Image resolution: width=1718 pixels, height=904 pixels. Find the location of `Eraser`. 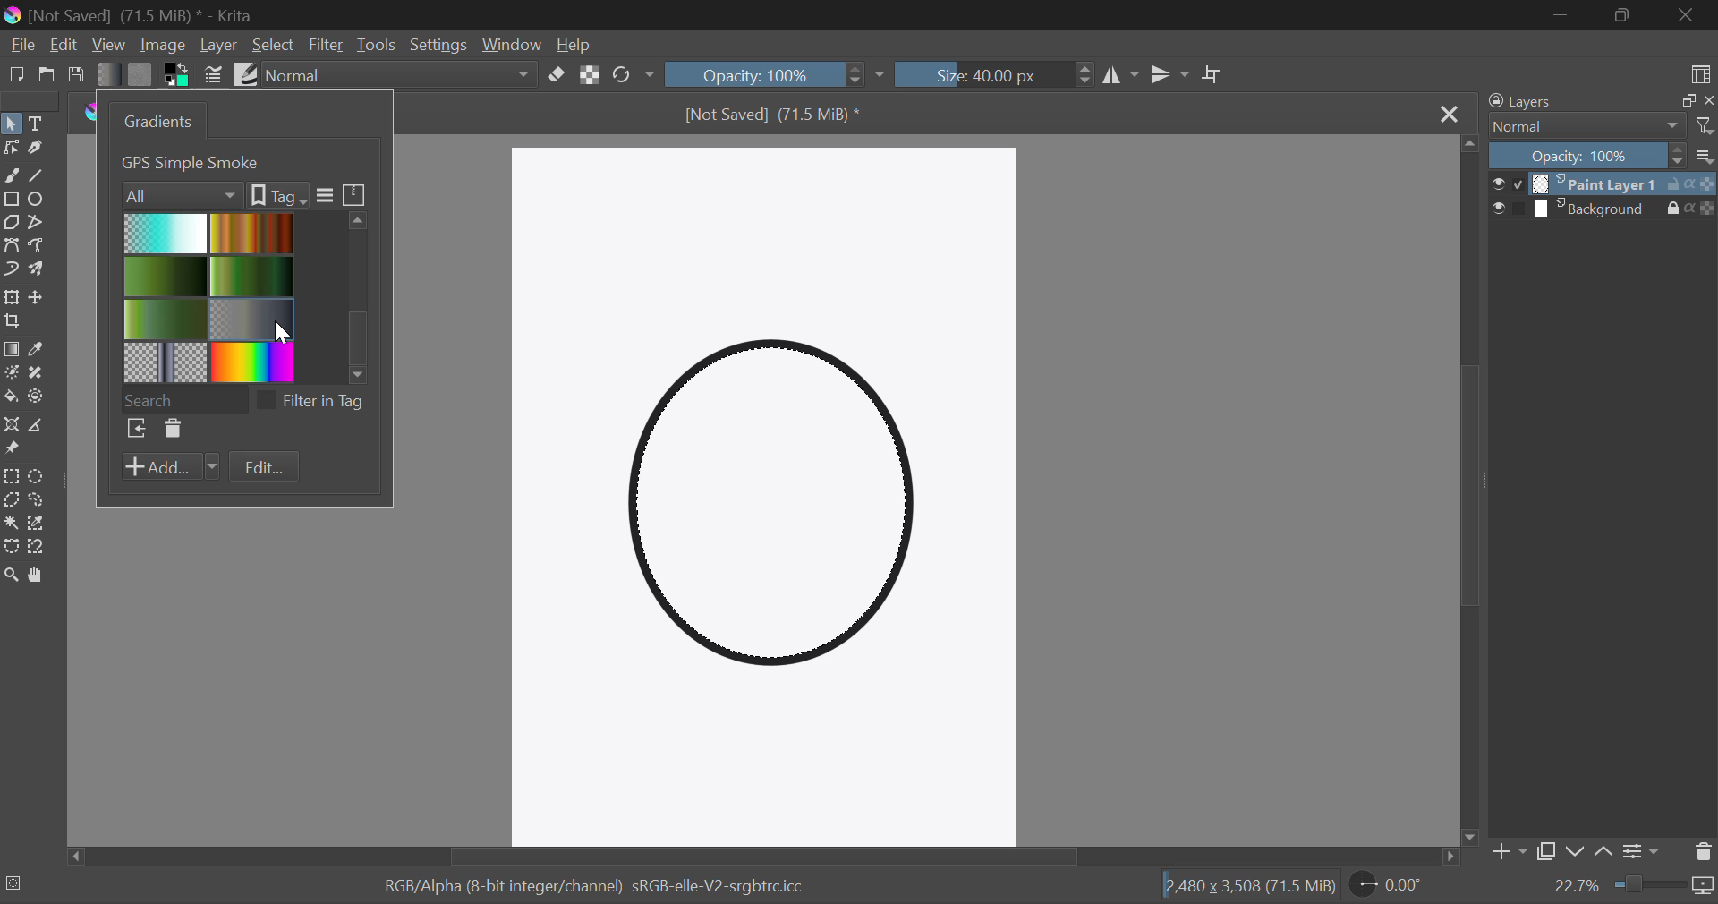

Eraser is located at coordinates (557, 75).